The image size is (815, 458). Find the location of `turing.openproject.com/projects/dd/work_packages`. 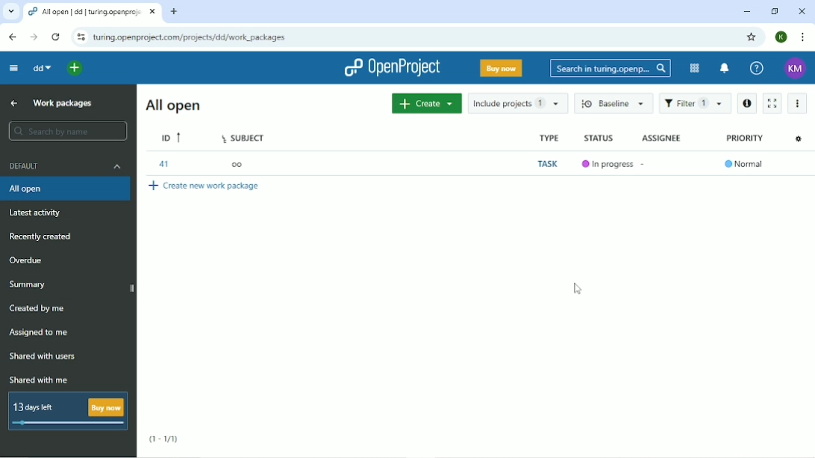

turing.openproject.com/projects/dd/work_packages is located at coordinates (191, 37).